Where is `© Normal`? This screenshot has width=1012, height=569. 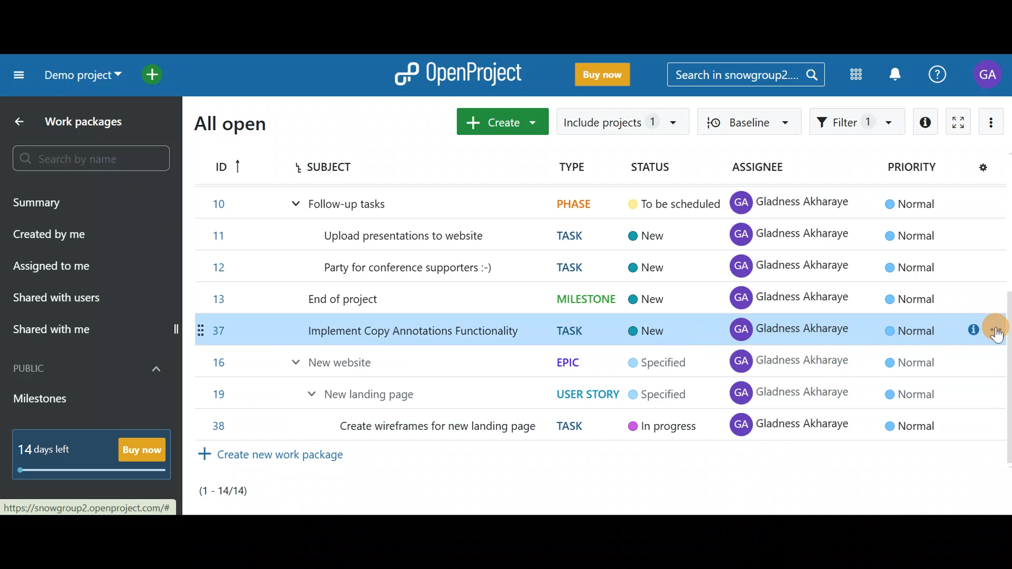
© Normal is located at coordinates (916, 426).